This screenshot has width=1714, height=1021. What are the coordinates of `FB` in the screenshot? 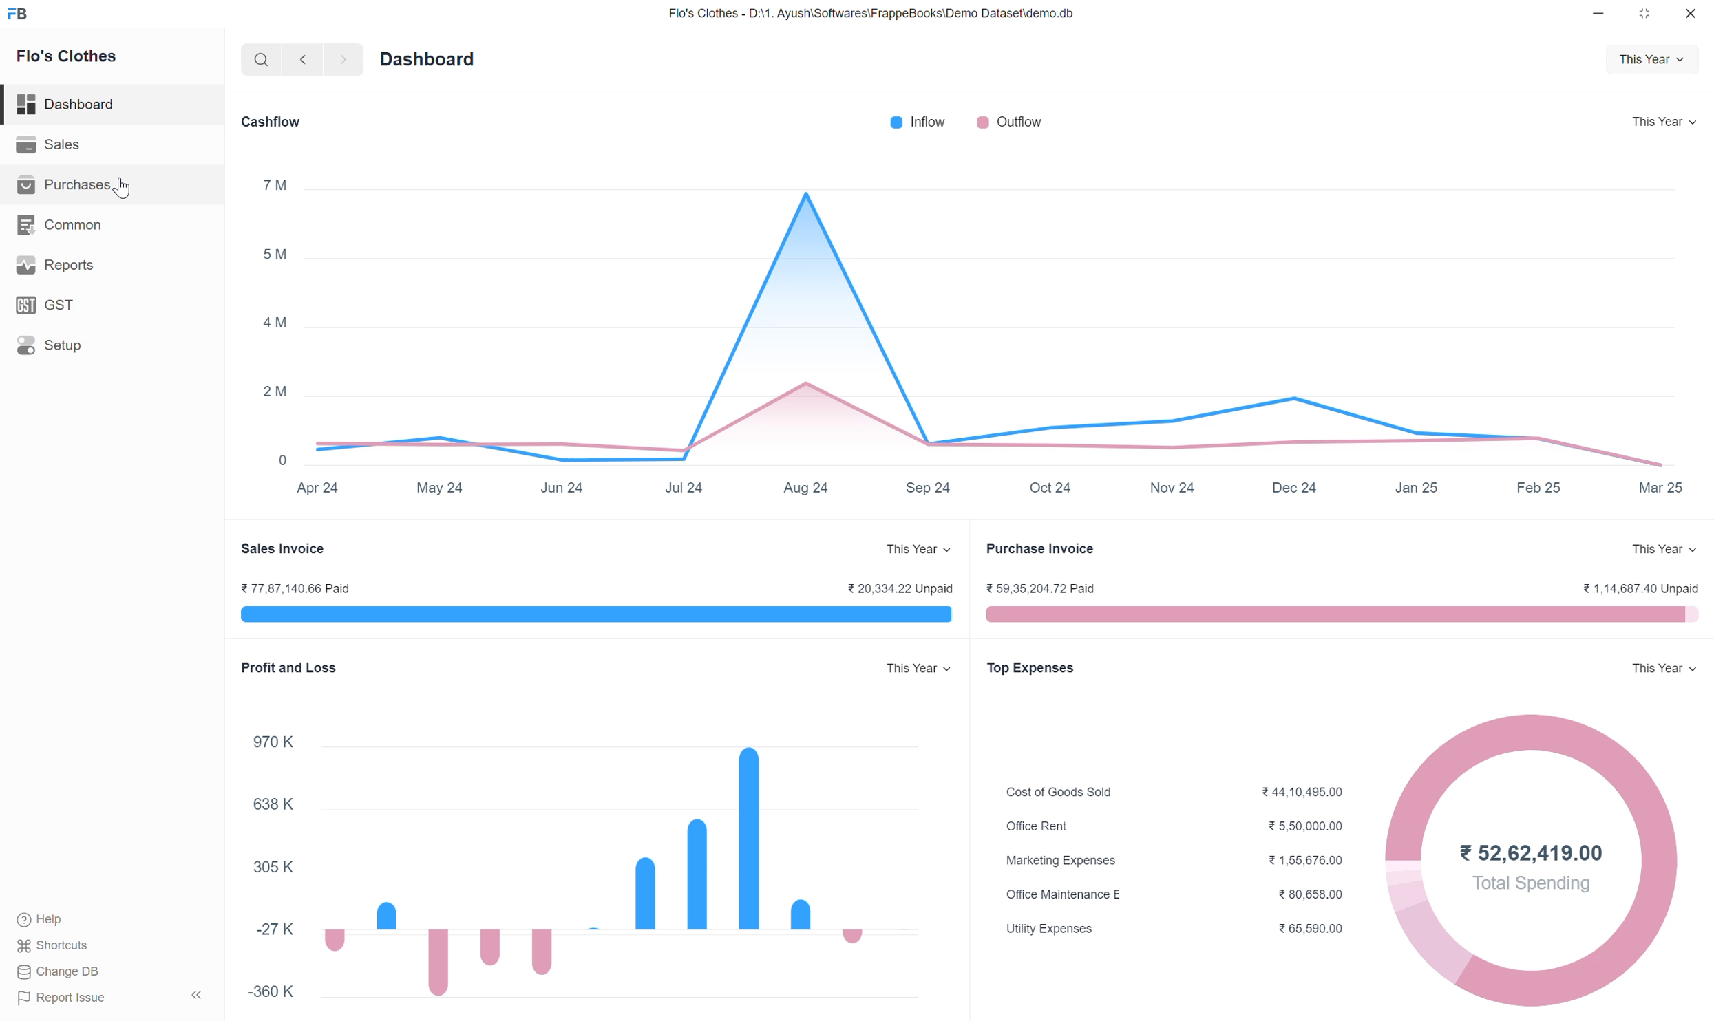 It's located at (18, 13).